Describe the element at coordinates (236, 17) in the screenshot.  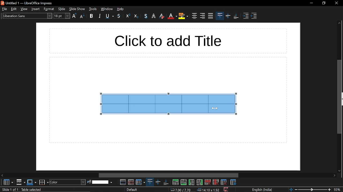
I see `align bottom` at that location.